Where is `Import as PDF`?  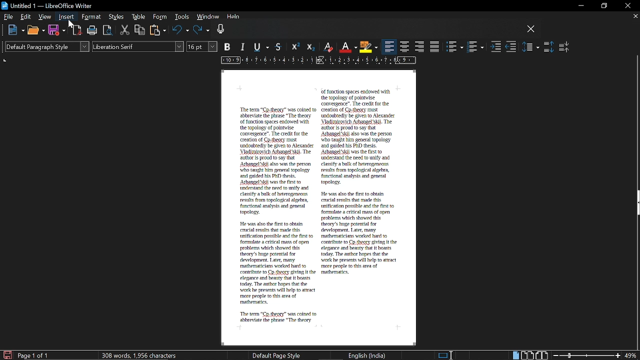
Import as PDF is located at coordinates (77, 30).